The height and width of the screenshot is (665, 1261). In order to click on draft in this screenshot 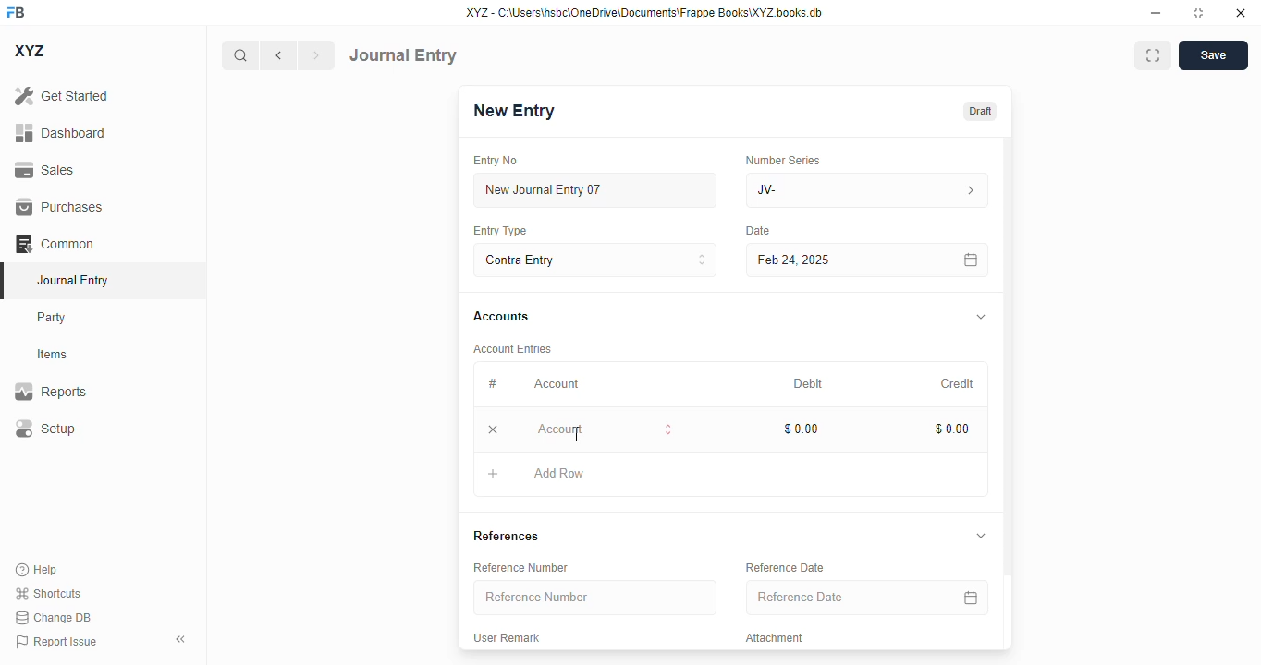, I will do `click(981, 110)`.